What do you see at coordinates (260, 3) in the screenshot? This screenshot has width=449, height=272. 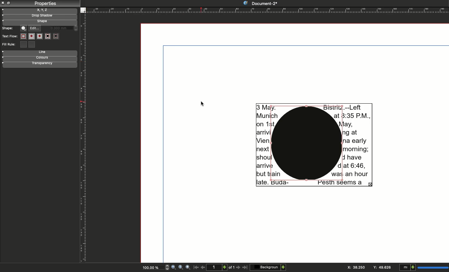 I see `Document-2*` at bounding box center [260, 3].